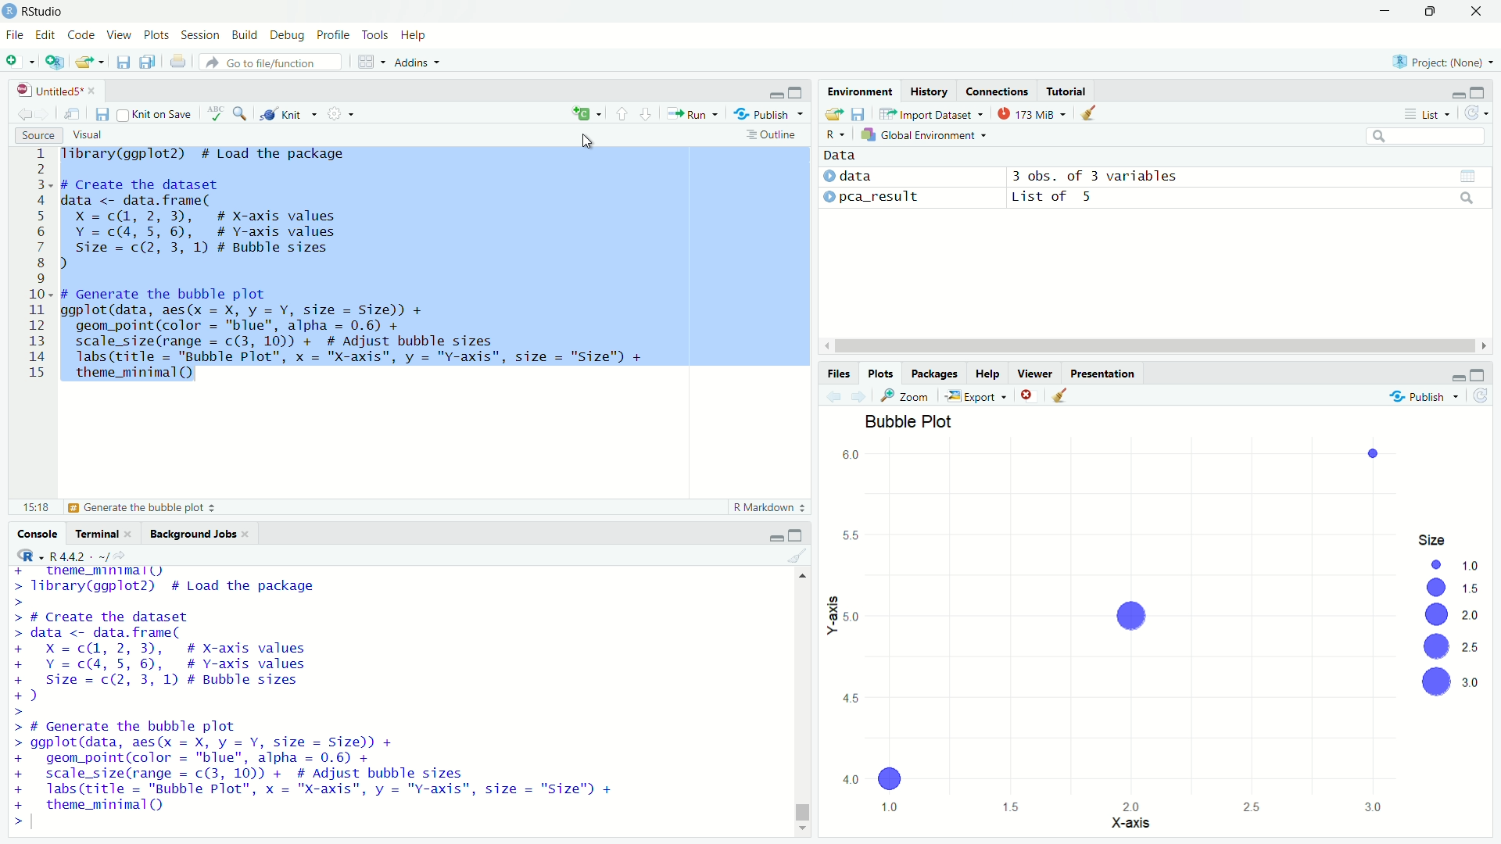 The width and height of the screenshot is (1501, 844). What do you see at coordinates (862, 91) in the screenshot?
I see `environment` at bounding box center [862, 91].